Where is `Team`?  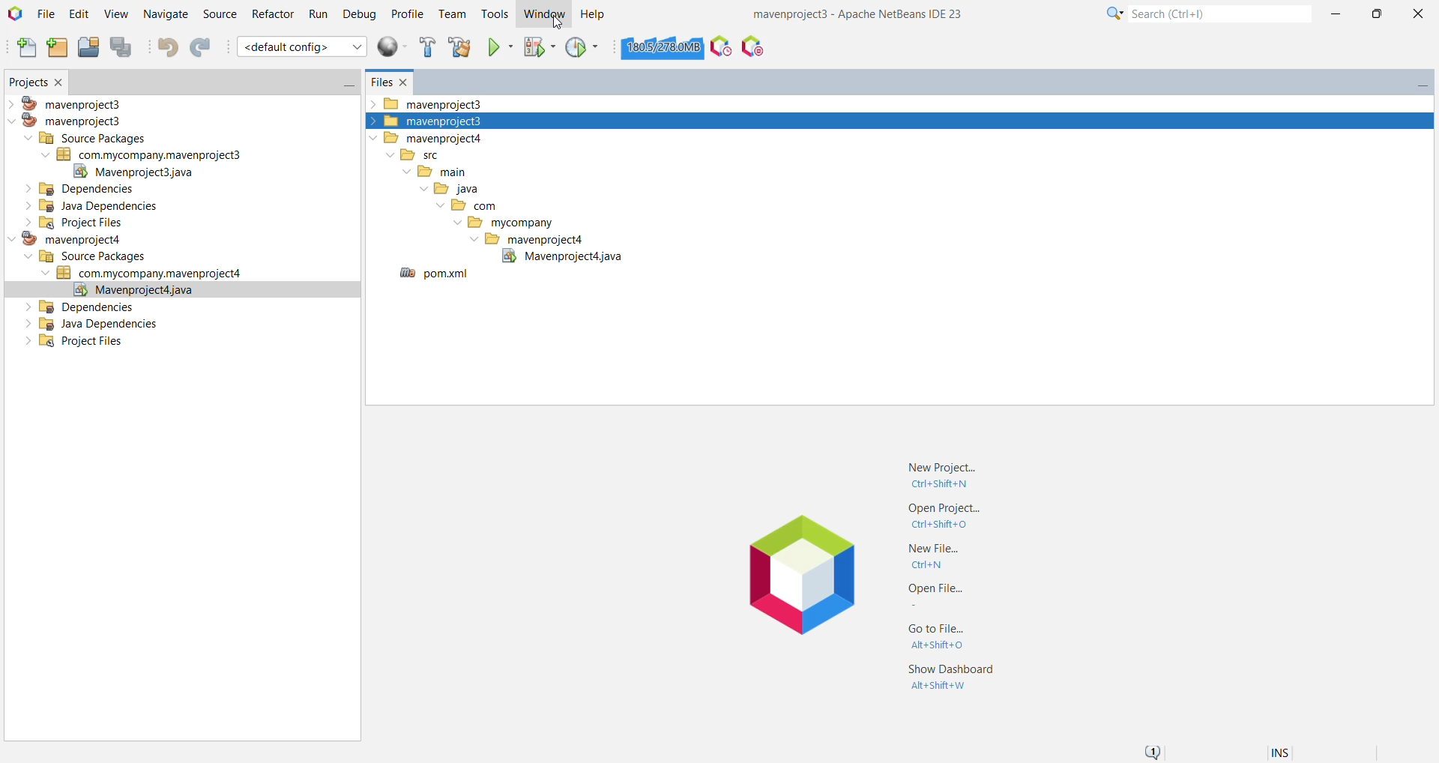 Team is located at coordinates (452, 15).